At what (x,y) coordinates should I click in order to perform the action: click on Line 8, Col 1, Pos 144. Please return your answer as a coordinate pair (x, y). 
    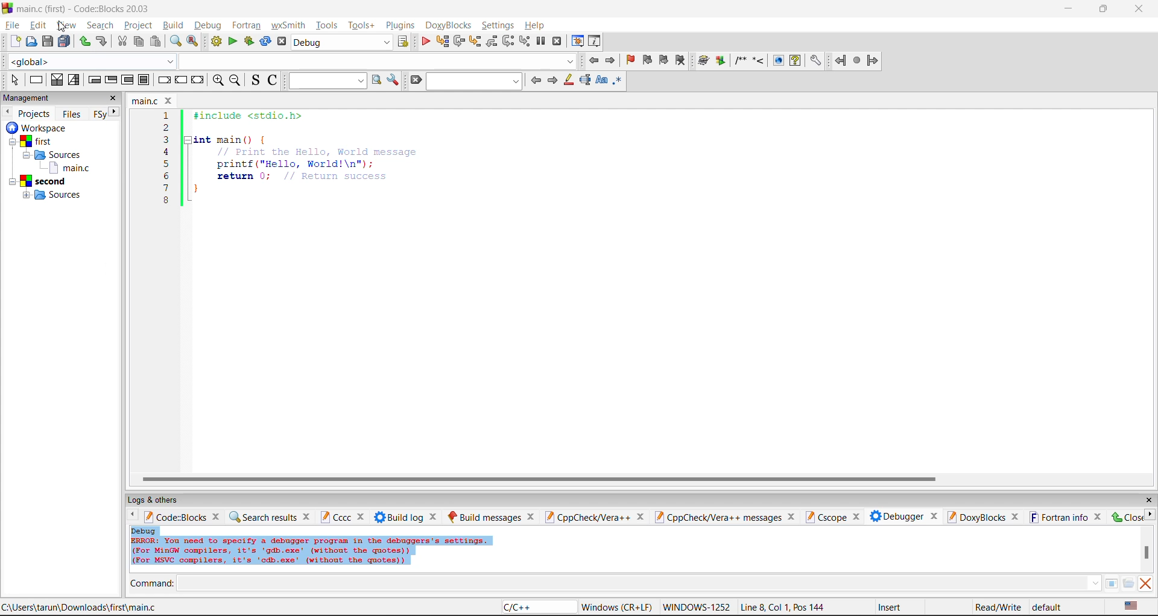
    Looking at the image, I should click on (785, 607).